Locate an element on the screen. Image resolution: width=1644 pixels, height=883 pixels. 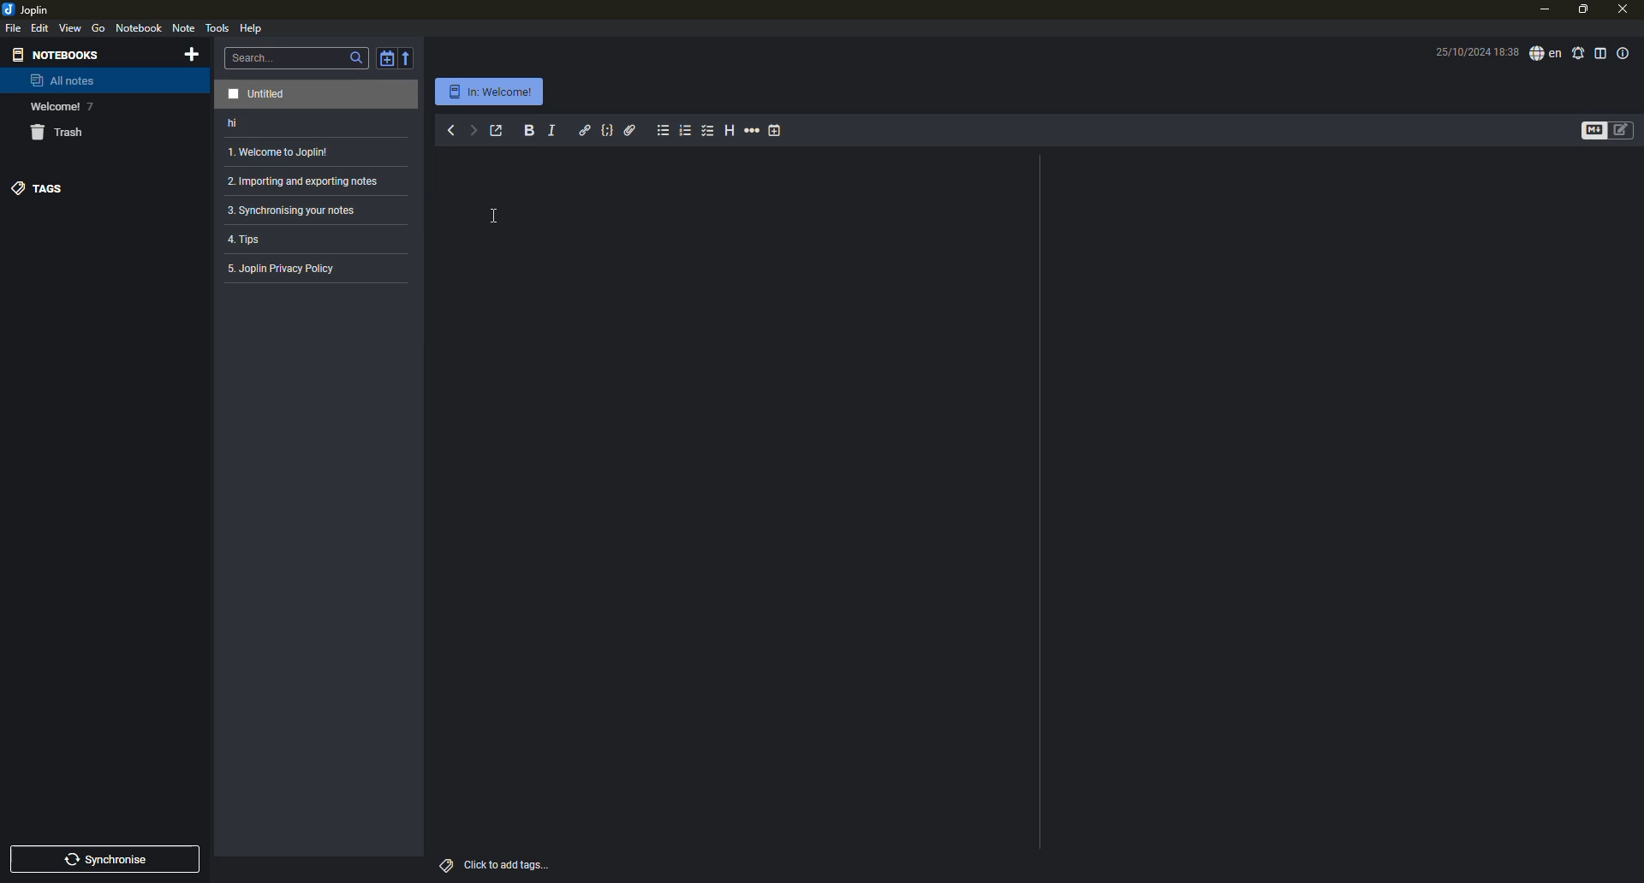
maximize is located at coordinates (1582, 10).